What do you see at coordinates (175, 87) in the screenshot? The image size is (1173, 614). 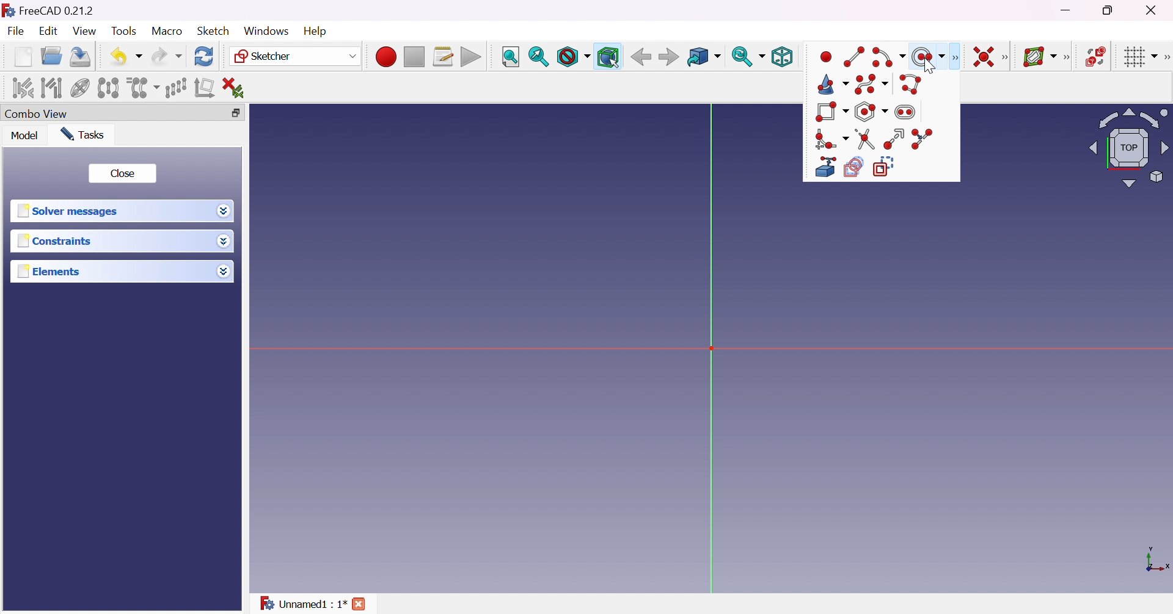 I see `Rectangular array` at bounding box center [175, 87].